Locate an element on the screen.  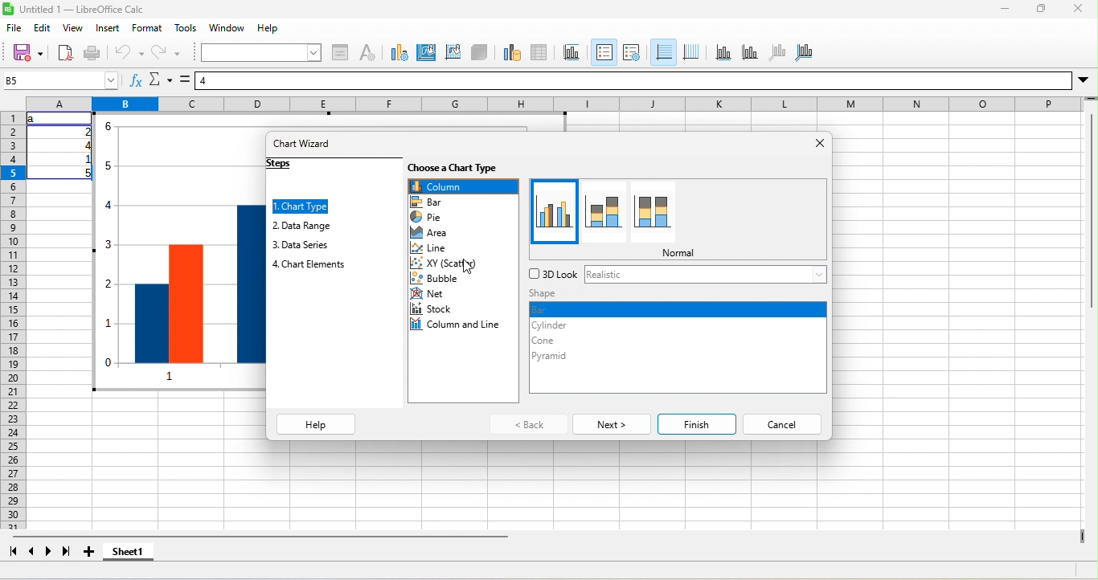
1 is located at coordinates (84, 159).